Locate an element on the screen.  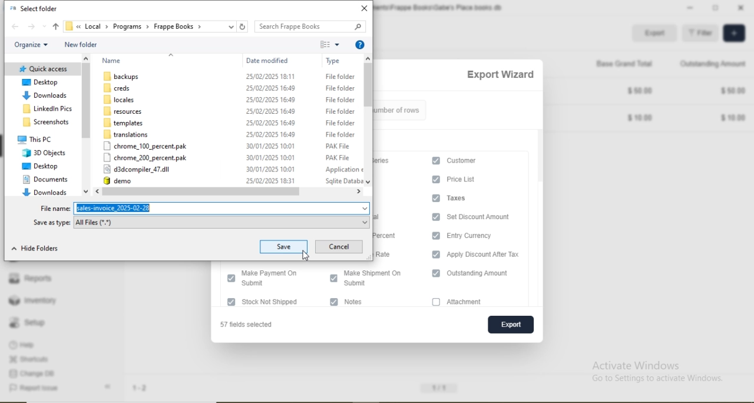
checkbox is located at coordinates (436, 236).